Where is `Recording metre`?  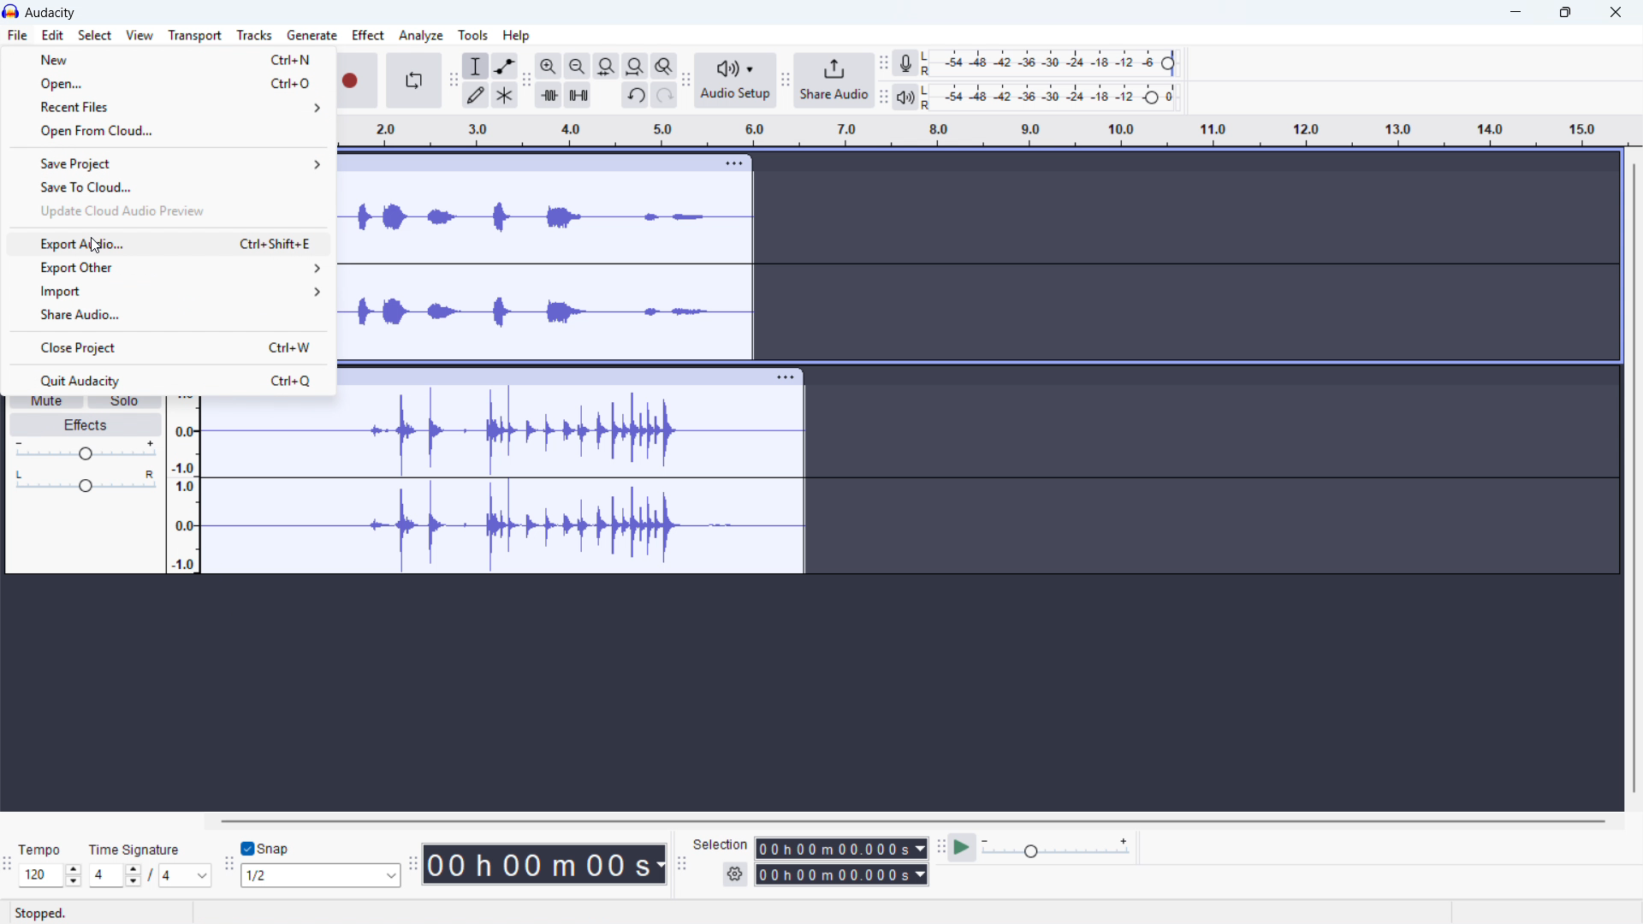 Recording metre is located at coordinates (905, 63).